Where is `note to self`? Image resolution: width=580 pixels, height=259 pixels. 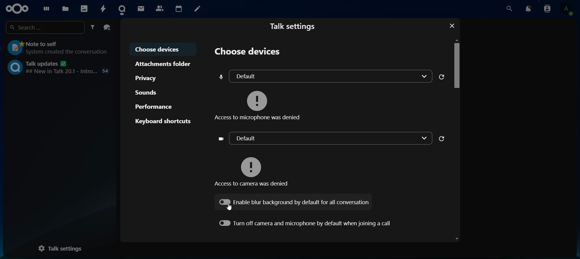
note to self is located at coordinates (58, 48).